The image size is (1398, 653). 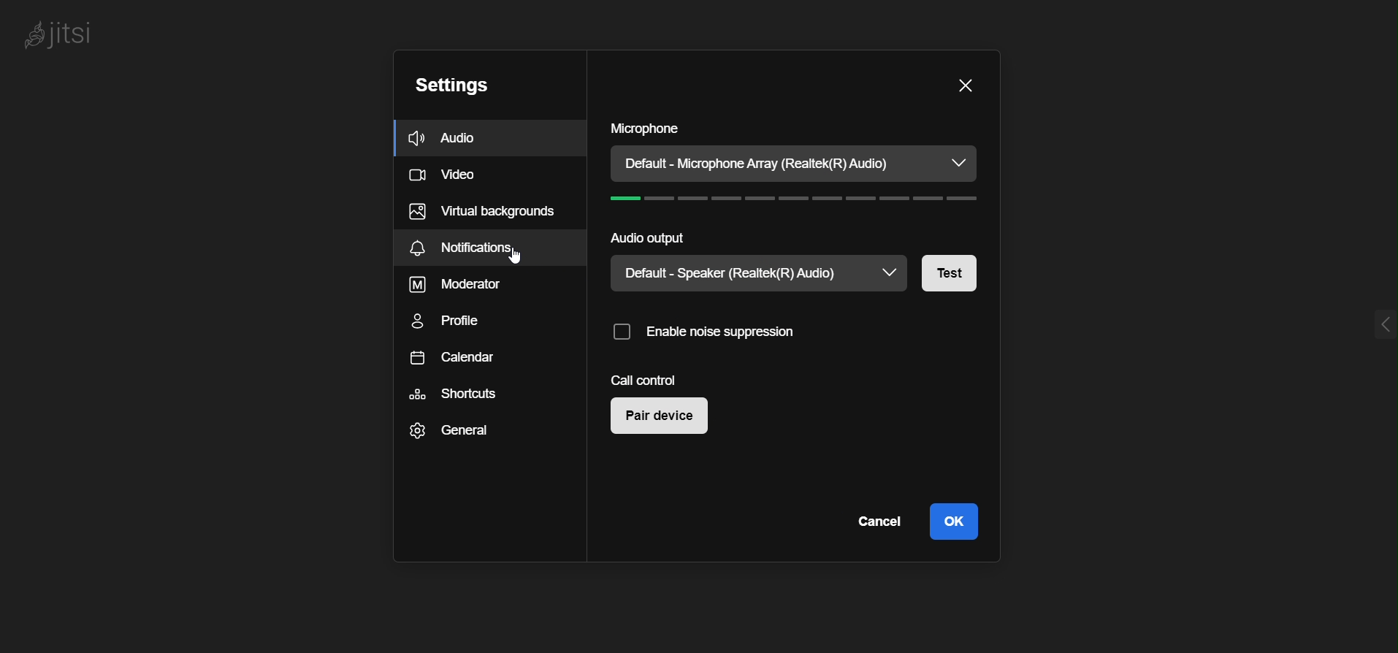 What do you see at coordinates (1372, 322) in the screenshot?
I see `expand` at bounding box center [1372, 322].